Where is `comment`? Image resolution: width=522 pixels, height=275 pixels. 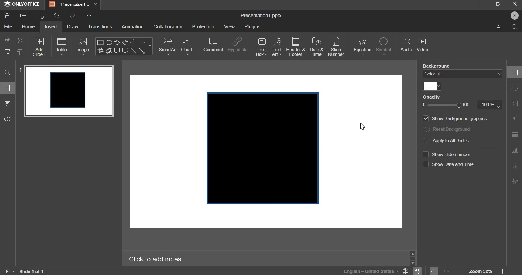 comment is located at coordinates (7, 104).